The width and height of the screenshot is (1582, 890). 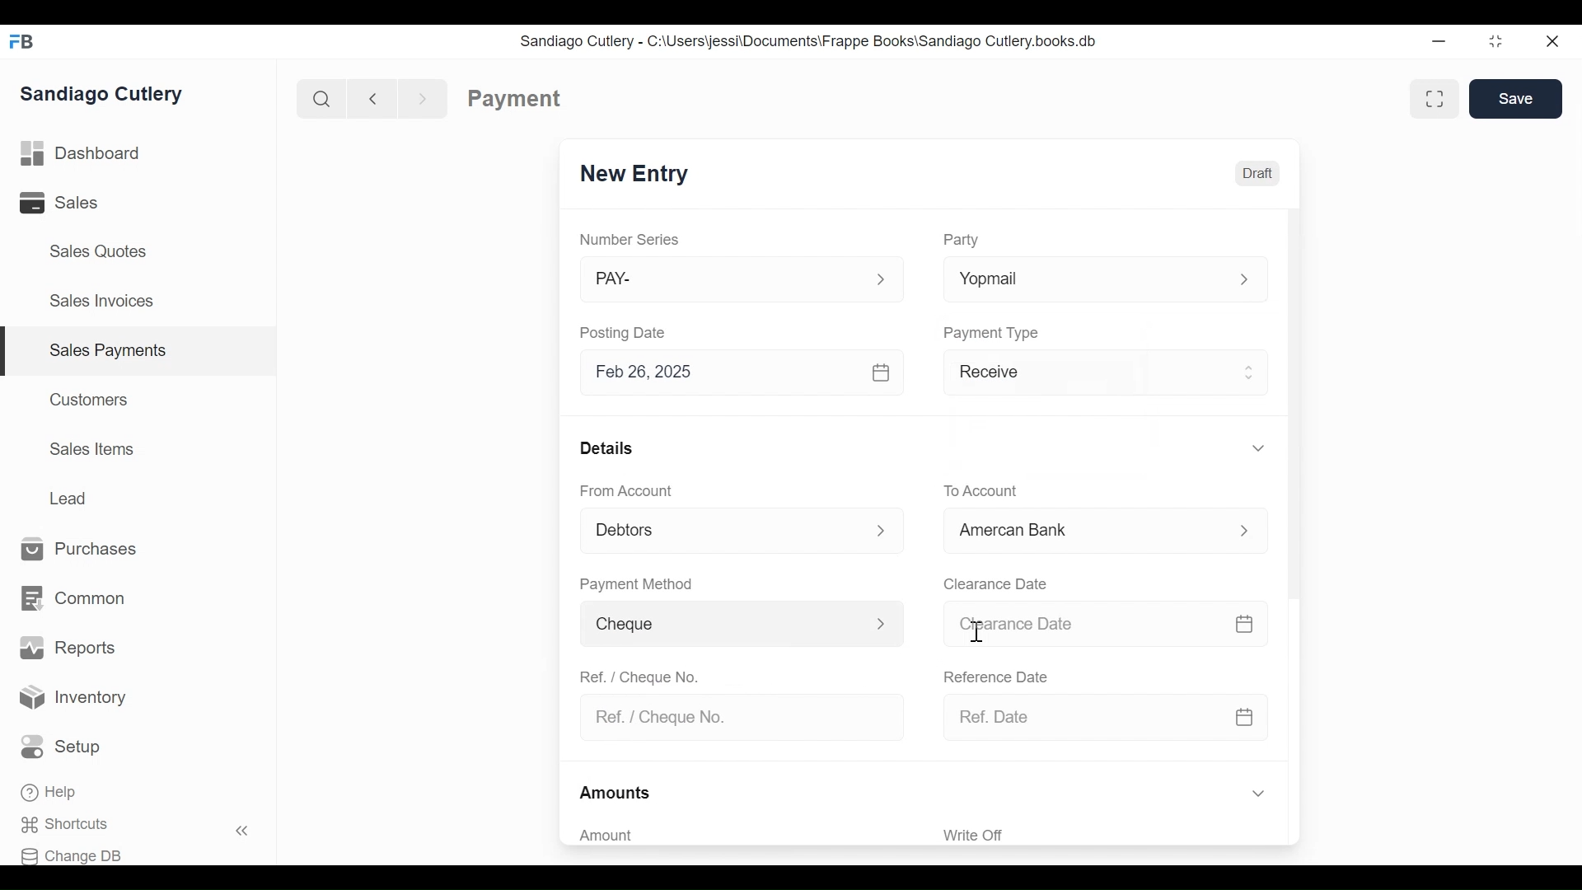 I want to click on Navigate Back, so click(x=369, y=98).